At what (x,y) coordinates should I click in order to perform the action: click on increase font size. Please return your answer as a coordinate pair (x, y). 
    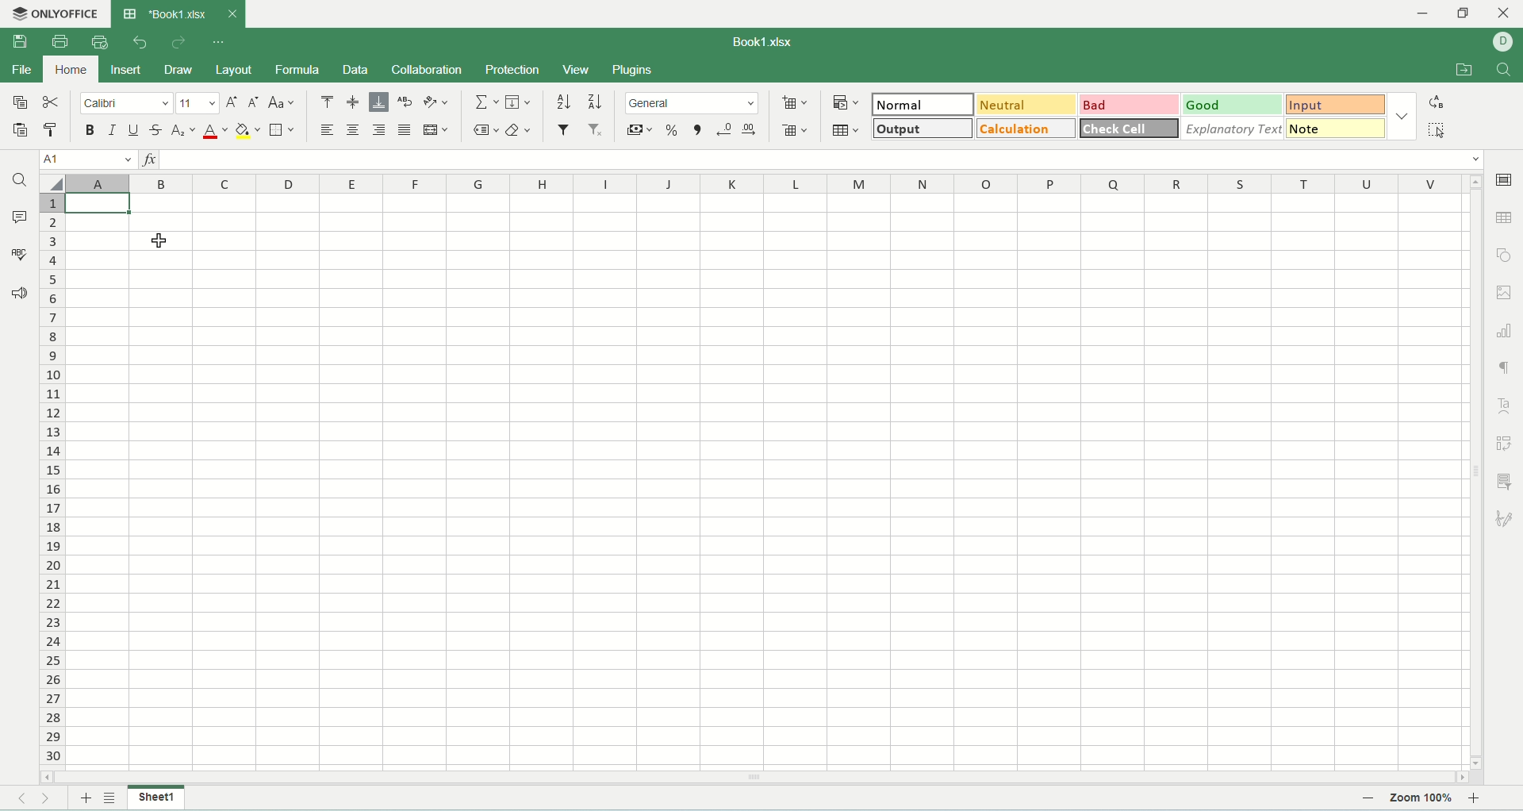
    Looking at the image, I should click on (232, 104).